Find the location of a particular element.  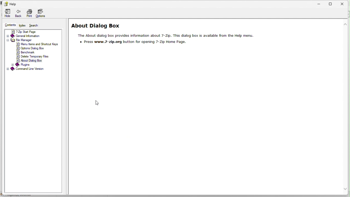

scroll bar is located at coordinates (347, 108).